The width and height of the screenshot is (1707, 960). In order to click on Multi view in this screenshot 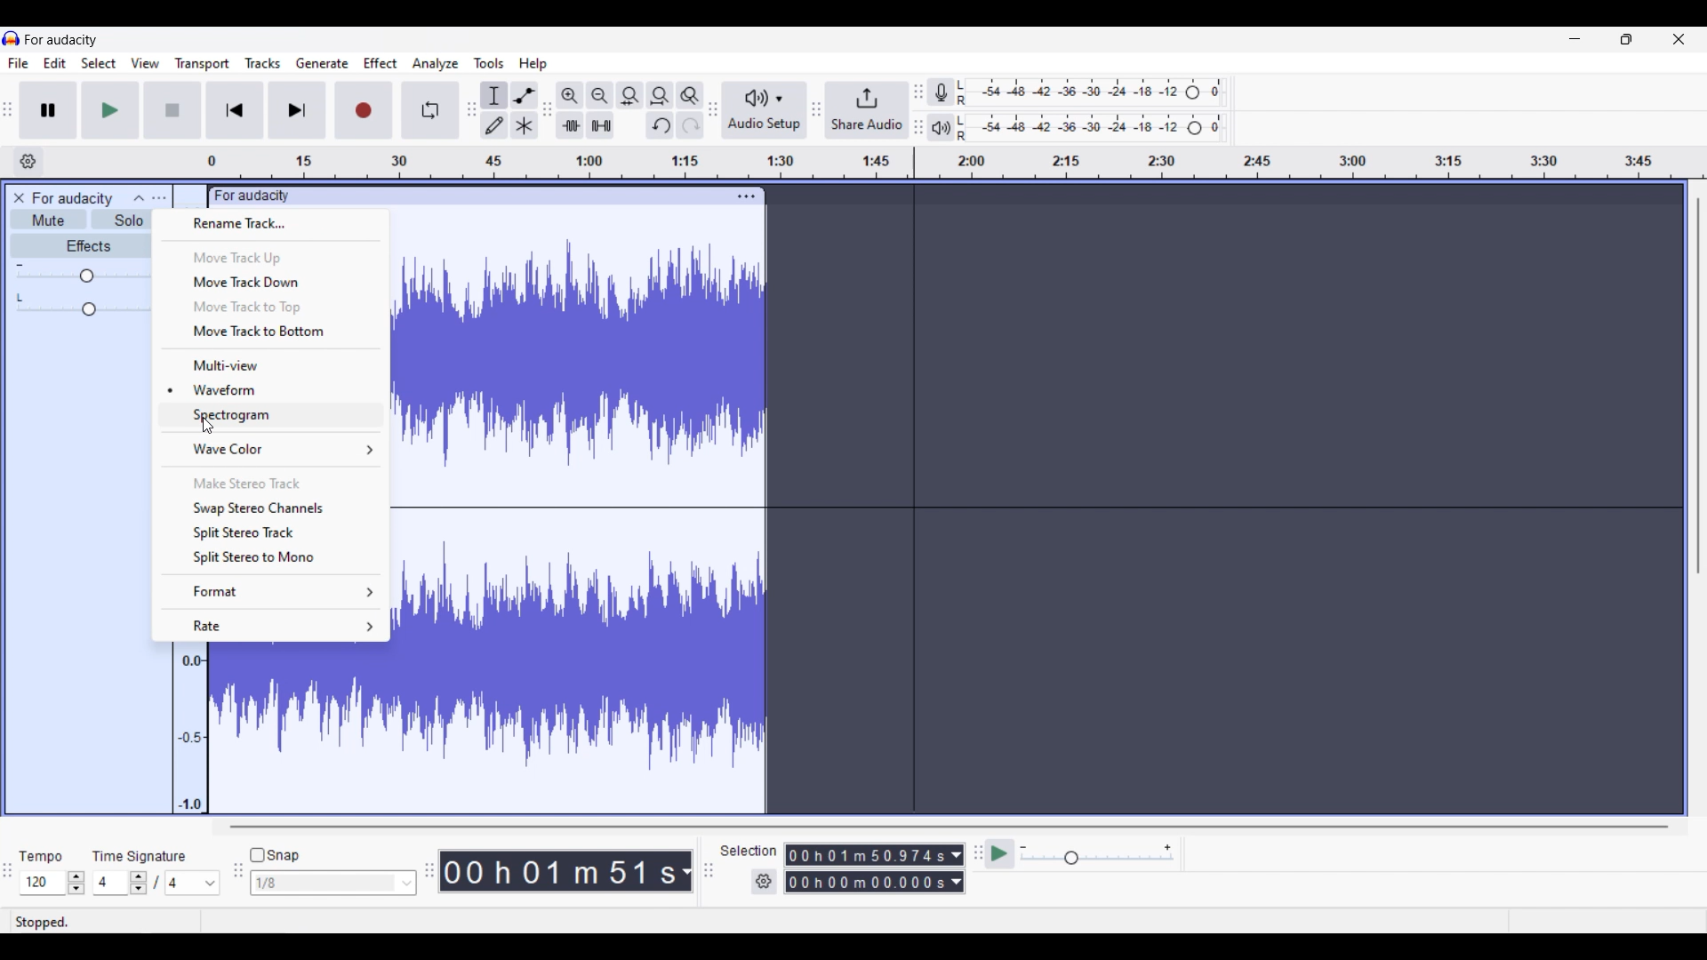, I will do `click(269, 364)`.